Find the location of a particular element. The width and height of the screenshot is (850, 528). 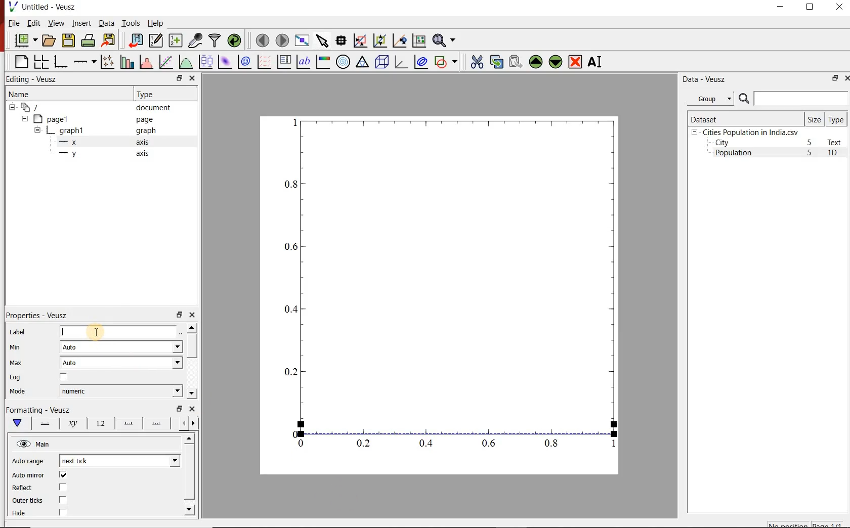

RESTORE is located at coordinates (810, 7).